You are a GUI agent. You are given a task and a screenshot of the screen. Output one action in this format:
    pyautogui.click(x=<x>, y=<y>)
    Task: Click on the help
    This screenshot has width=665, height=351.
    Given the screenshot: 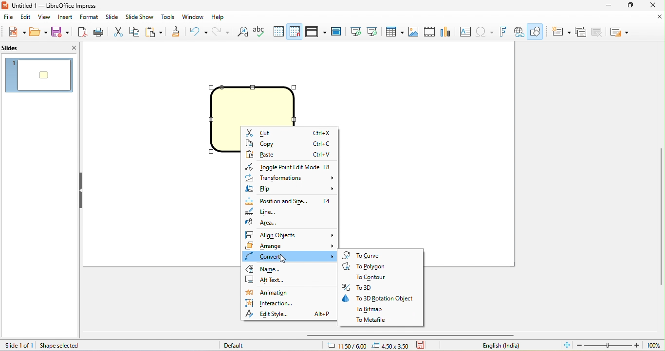 What is the action you would take?
    pyautogui.click(x=220, y=18)
    